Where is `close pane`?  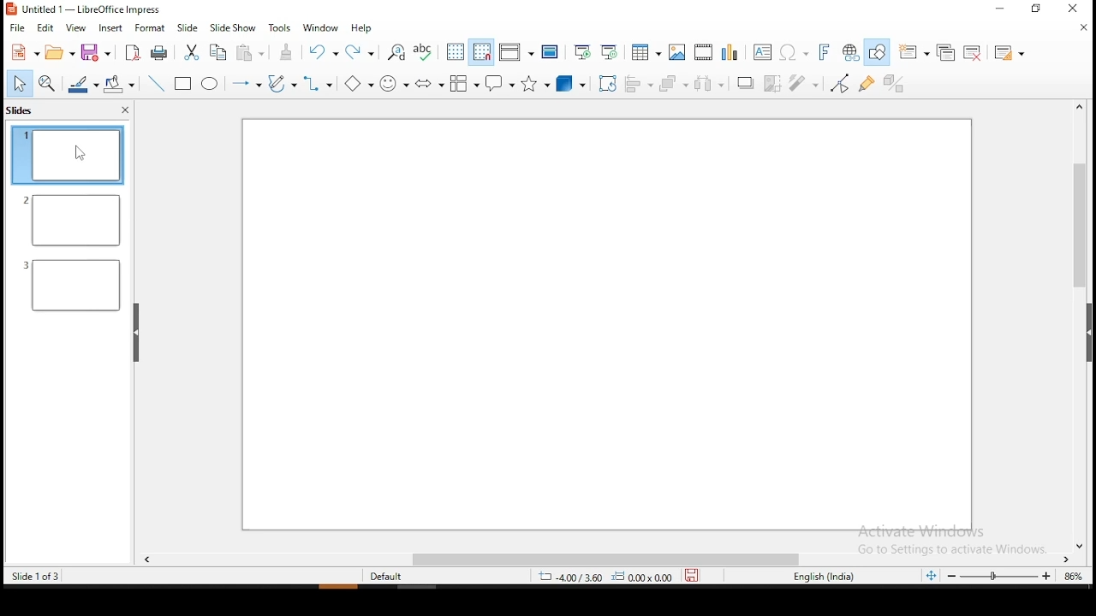 close pane is located at coordinates (125, 110).